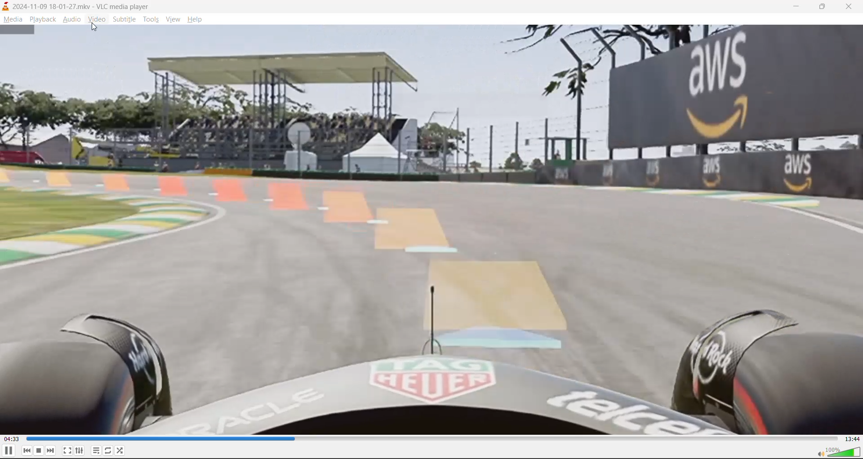 The image size is (863, 459). Describe the element at coordinates (95, 450) in the screenshot. I see `toggle playlist` at that location.